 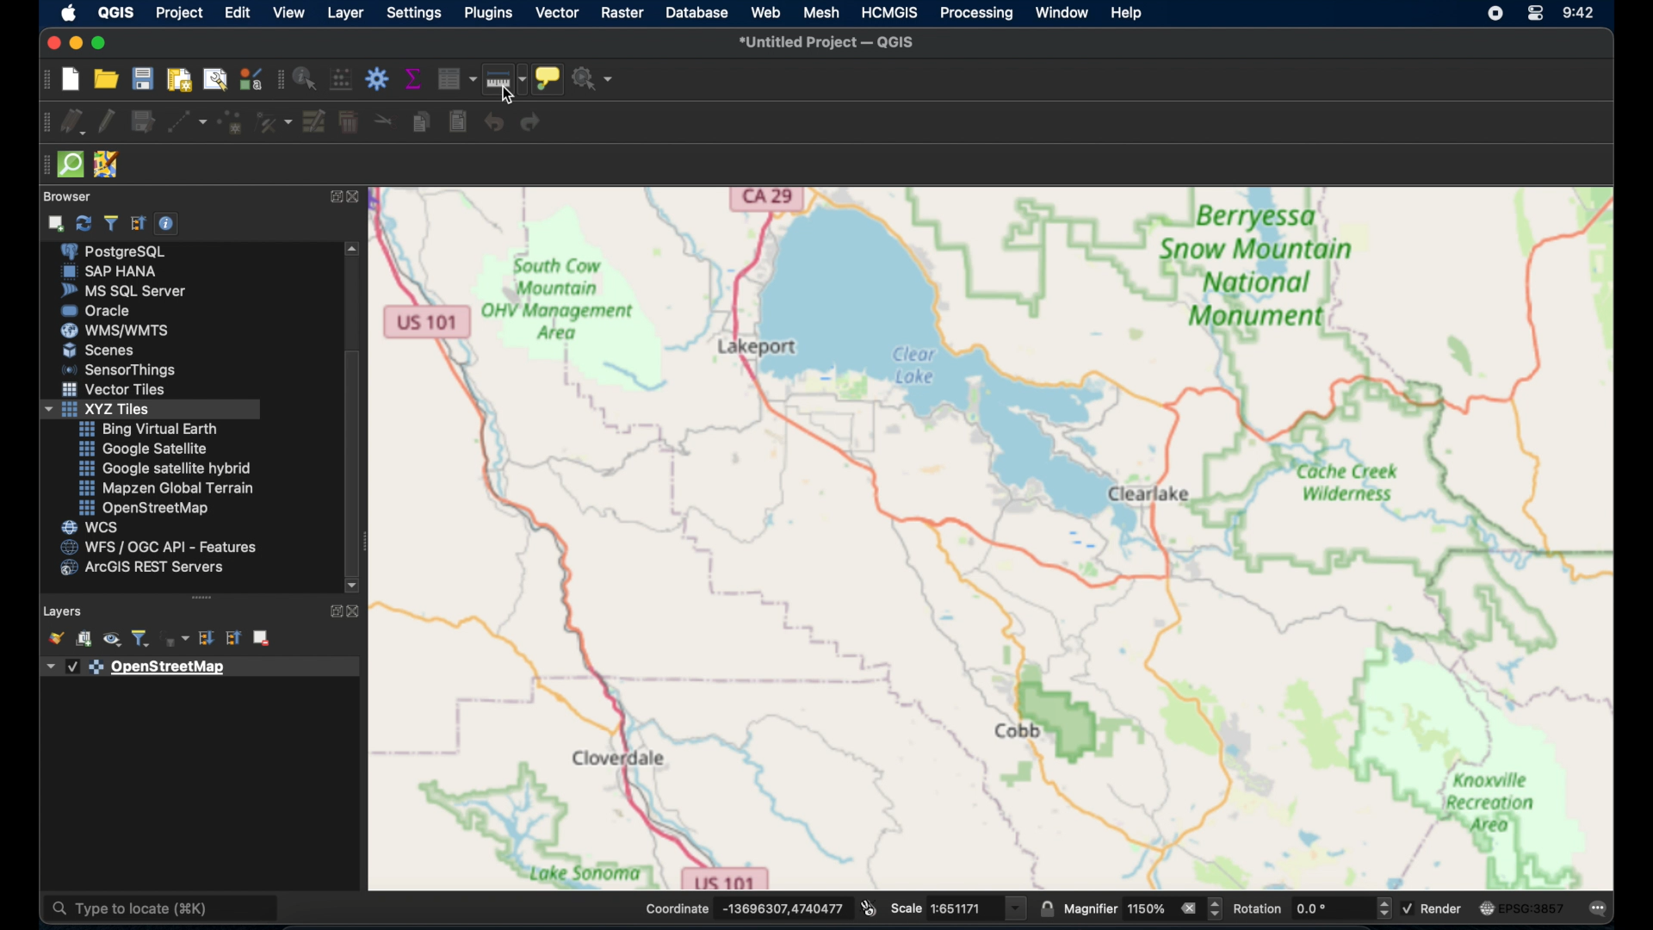 I want to click on mapzen global. terrain, so click(x=164, y=486).